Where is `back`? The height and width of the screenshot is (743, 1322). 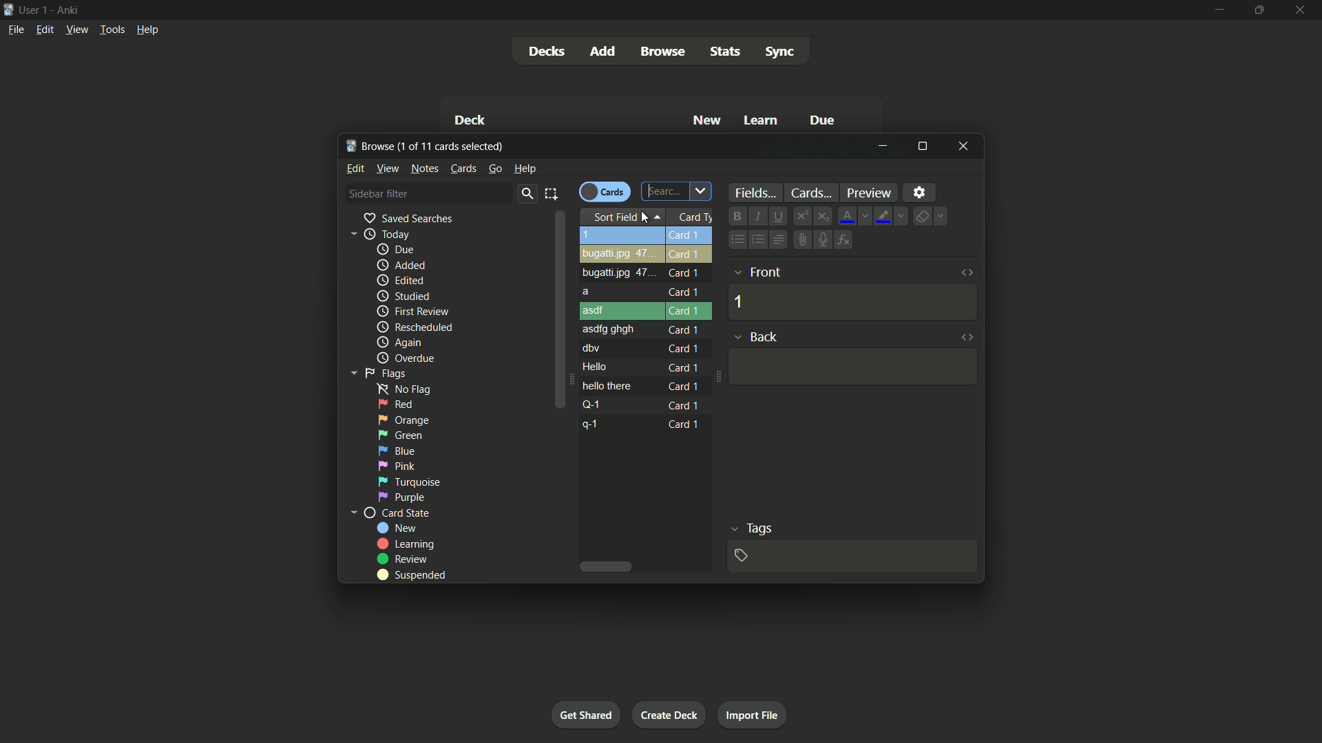
back is located at coordinates (766, 336).